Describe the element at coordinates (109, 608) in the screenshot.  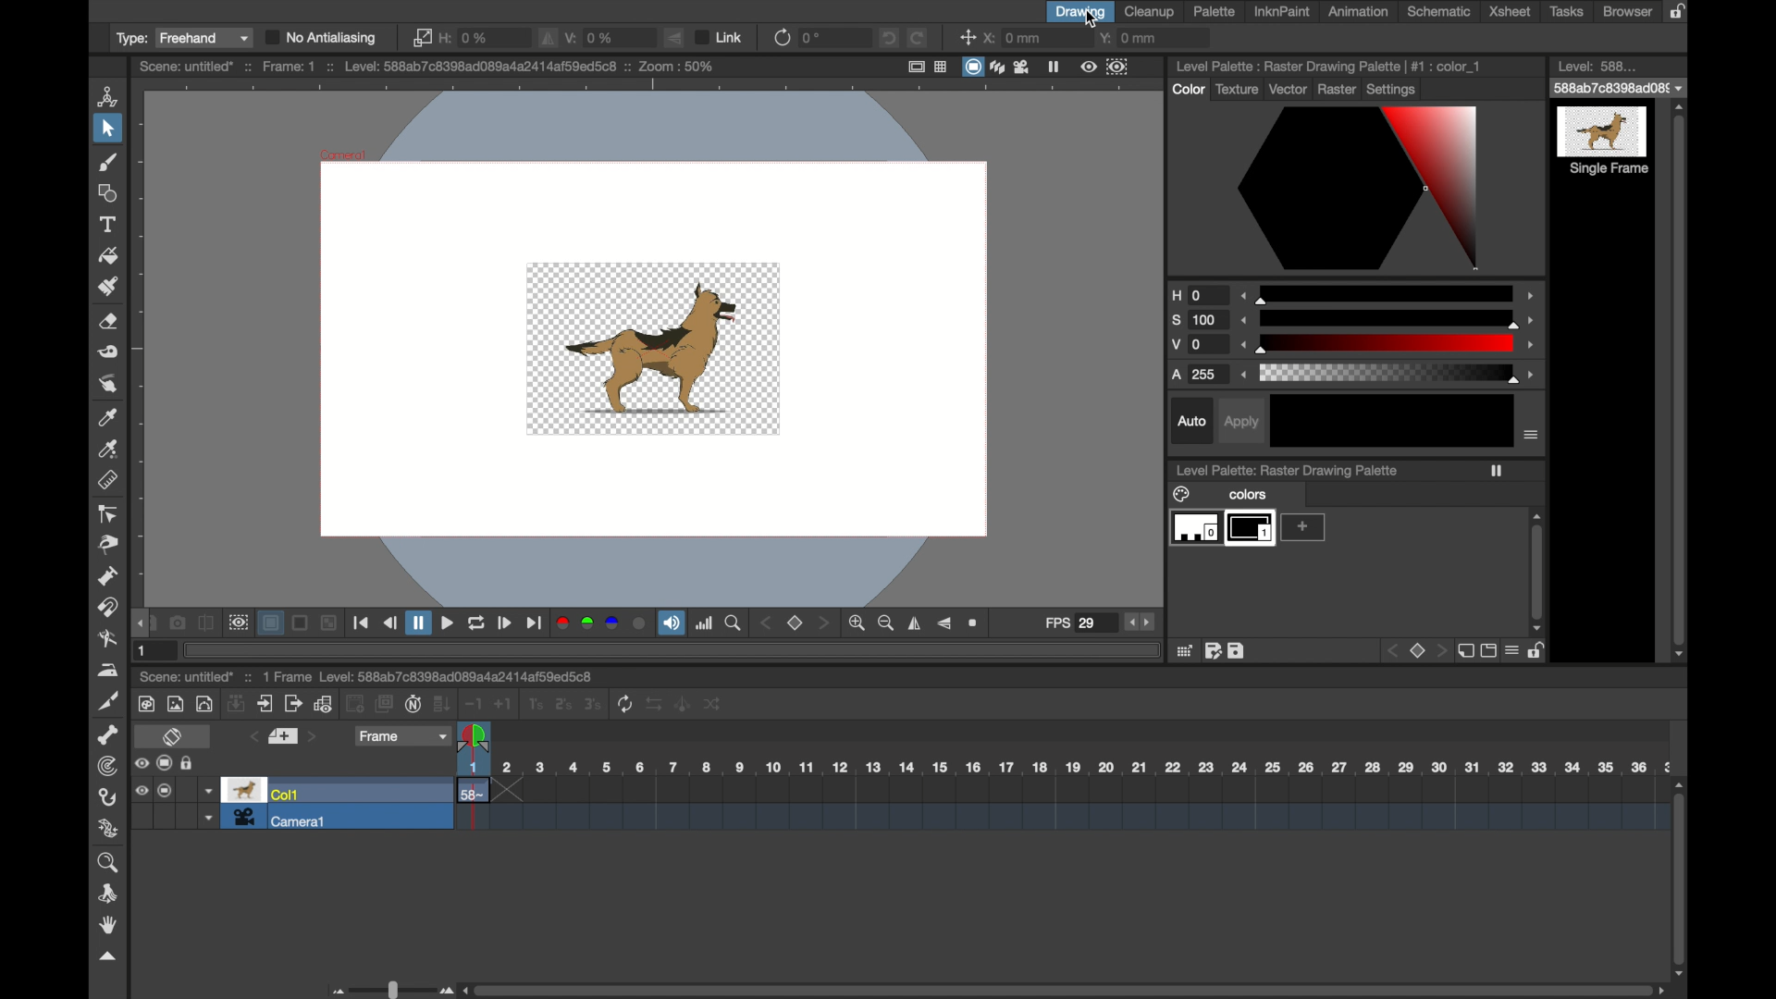
I see `magnet tool` at that location.